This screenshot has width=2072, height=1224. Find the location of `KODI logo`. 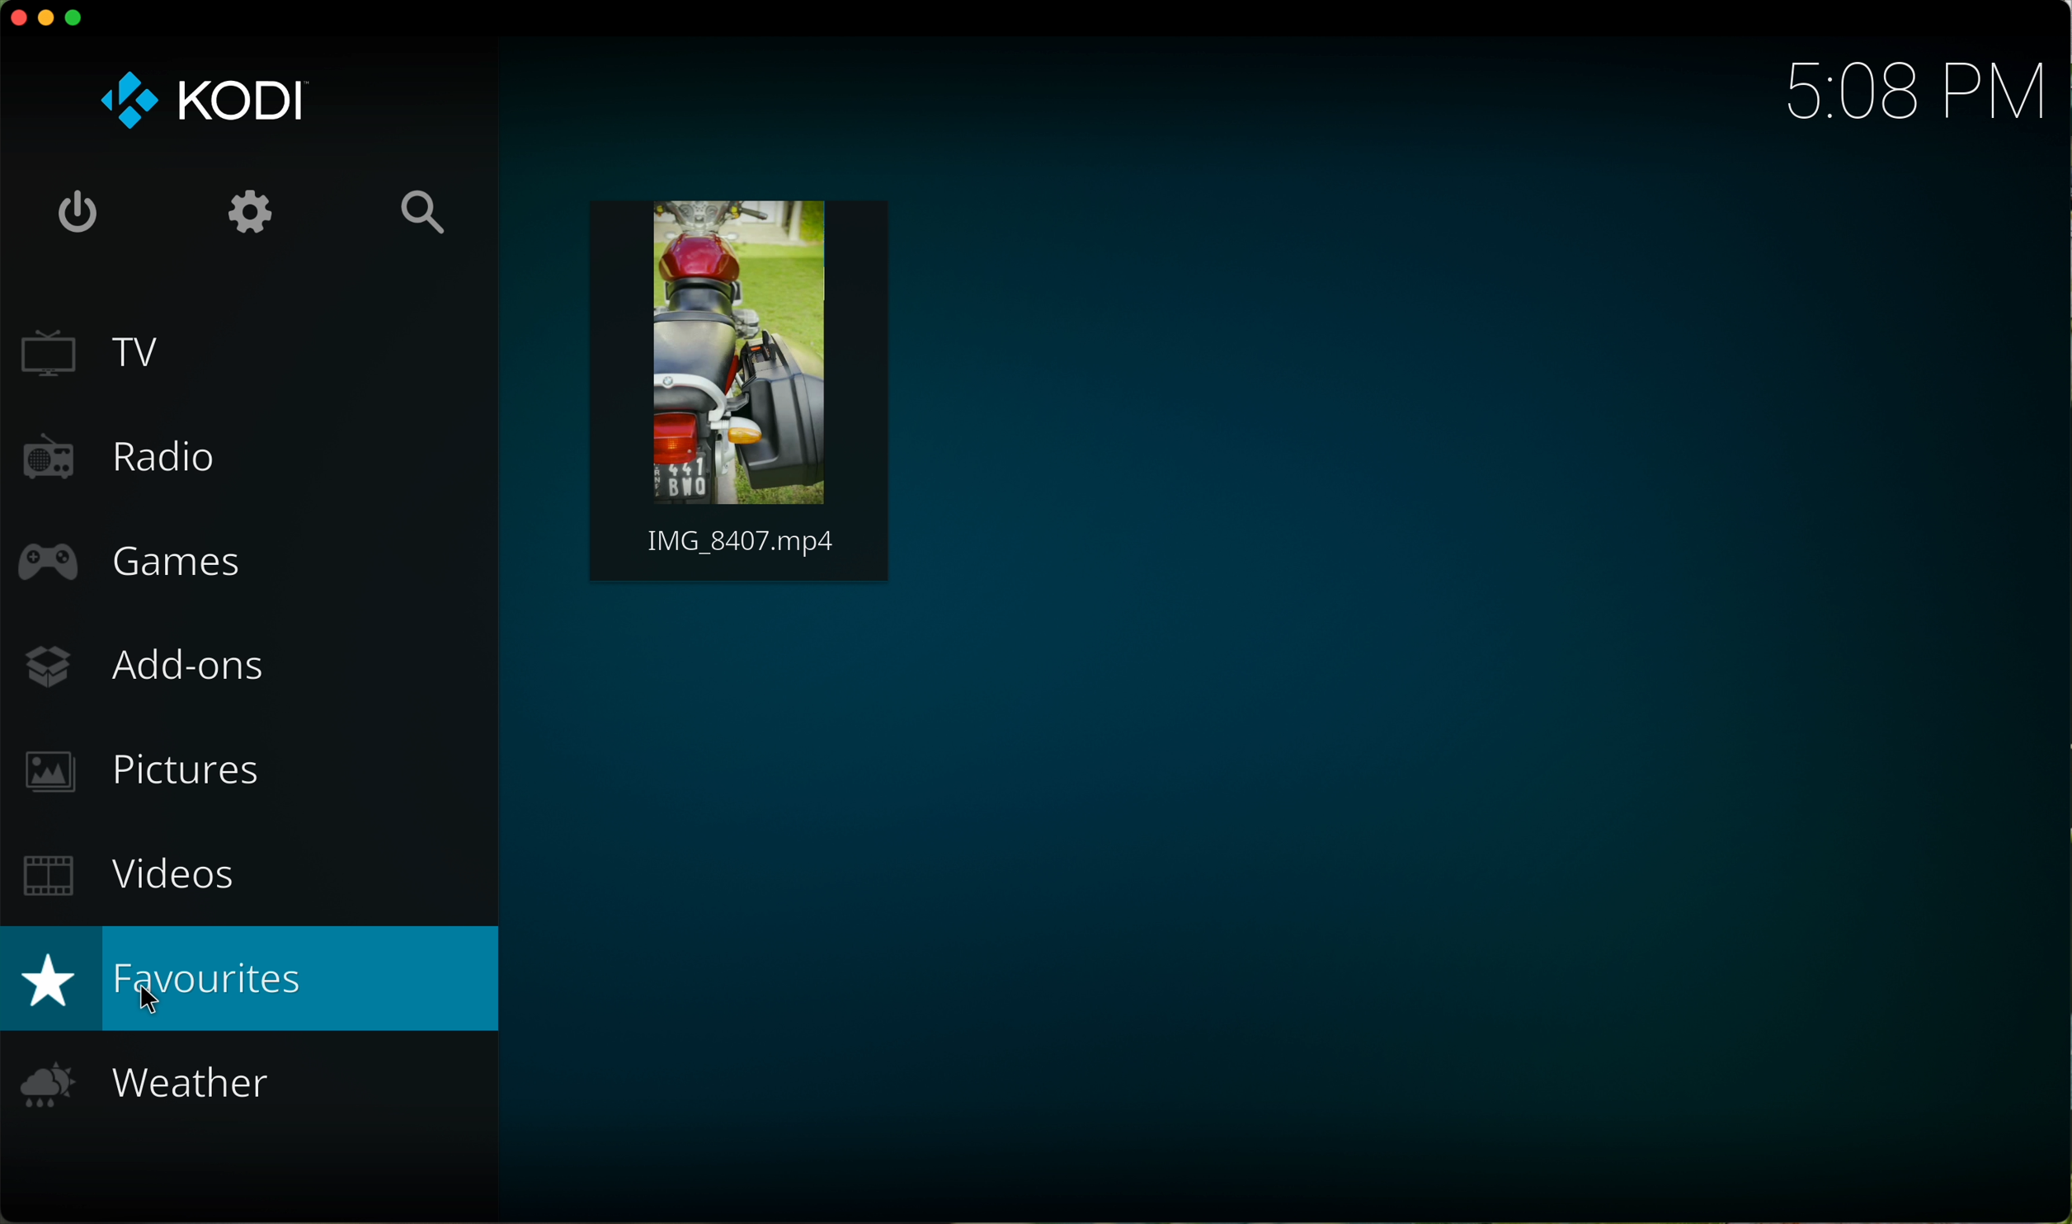

KODI logo is located at coordinates (200, 101).